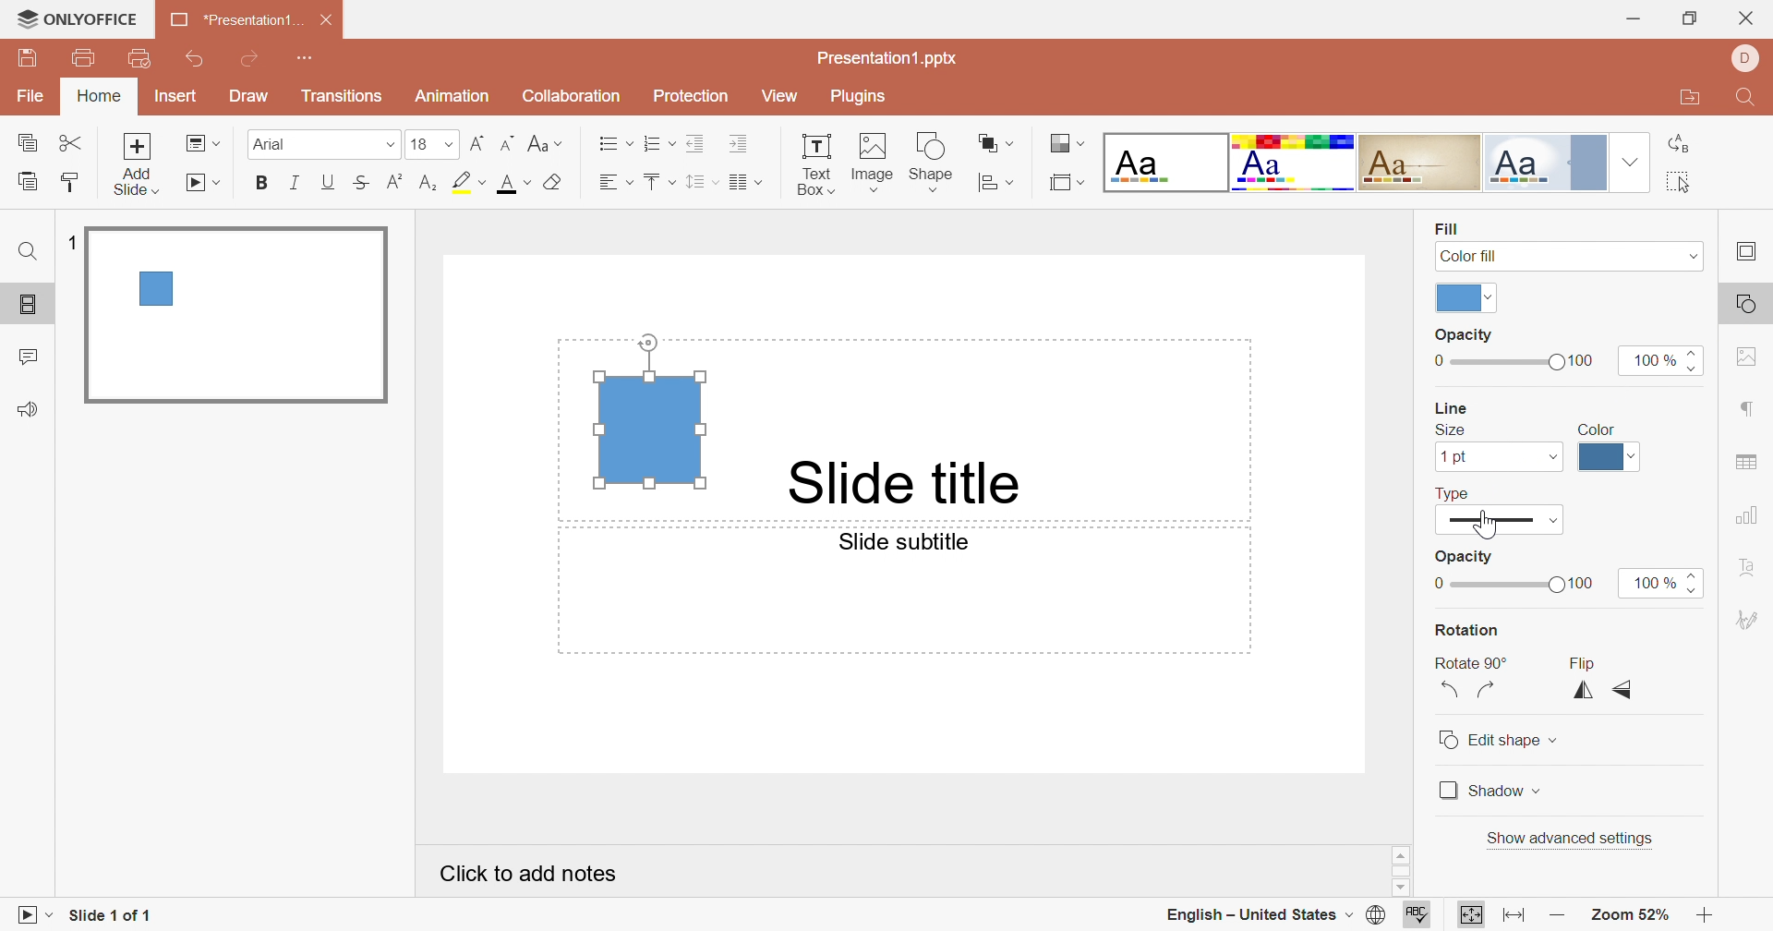 This screenshot has height=931, width=1773. What do you see at coordinates (456, 94) in the screenshot?
I see `Animation` at bounding box center [456, 94].